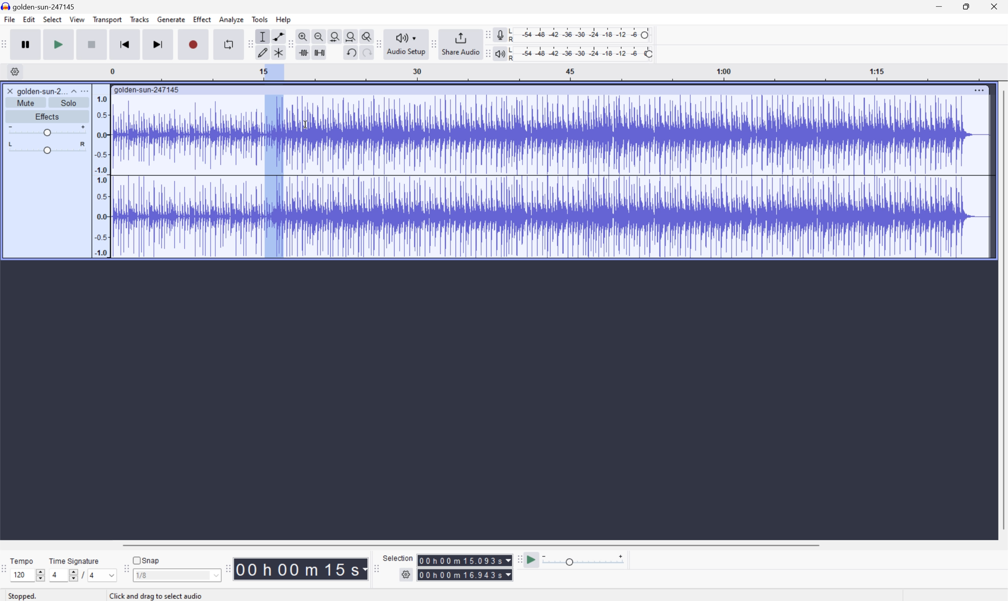  What do you see at coordinates (59, 45) in the screenshot?
I see `Play` at bounding box center [59, 45].